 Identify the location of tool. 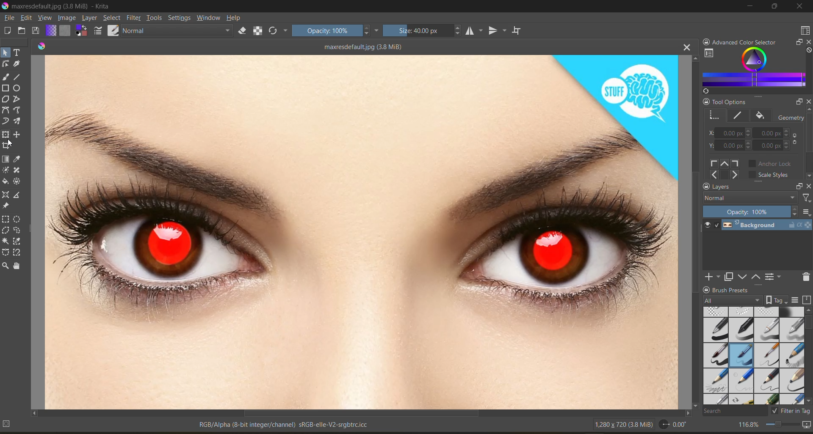
(17, 196).